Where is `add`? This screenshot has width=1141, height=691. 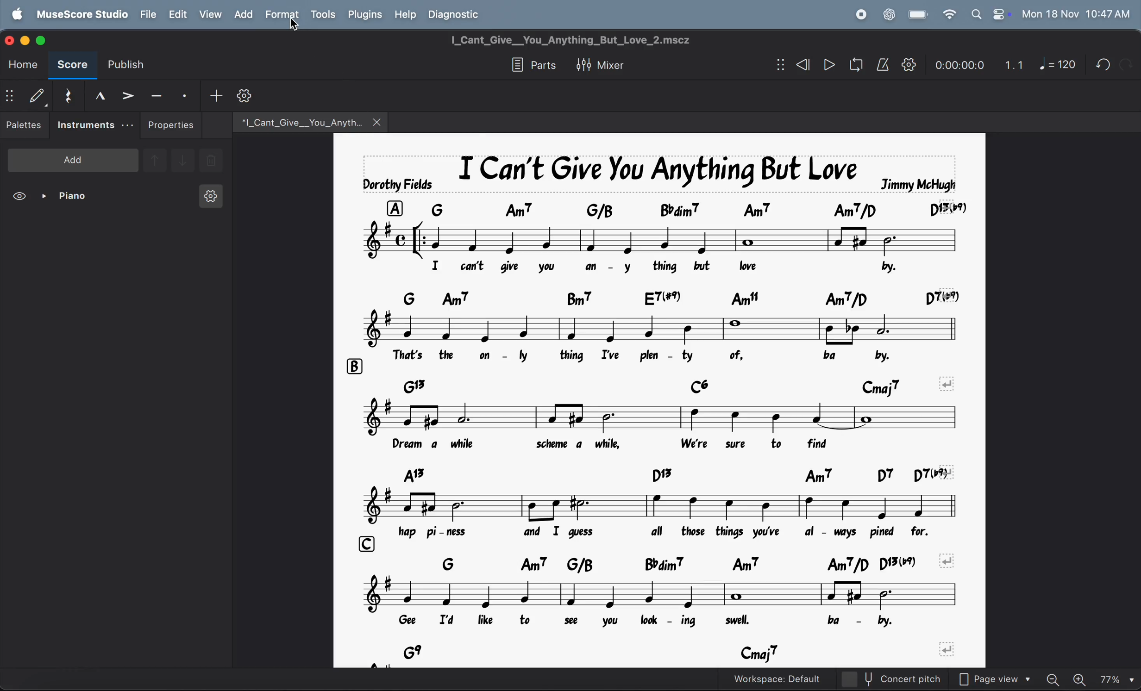
add is located at coordinates (216, 95).